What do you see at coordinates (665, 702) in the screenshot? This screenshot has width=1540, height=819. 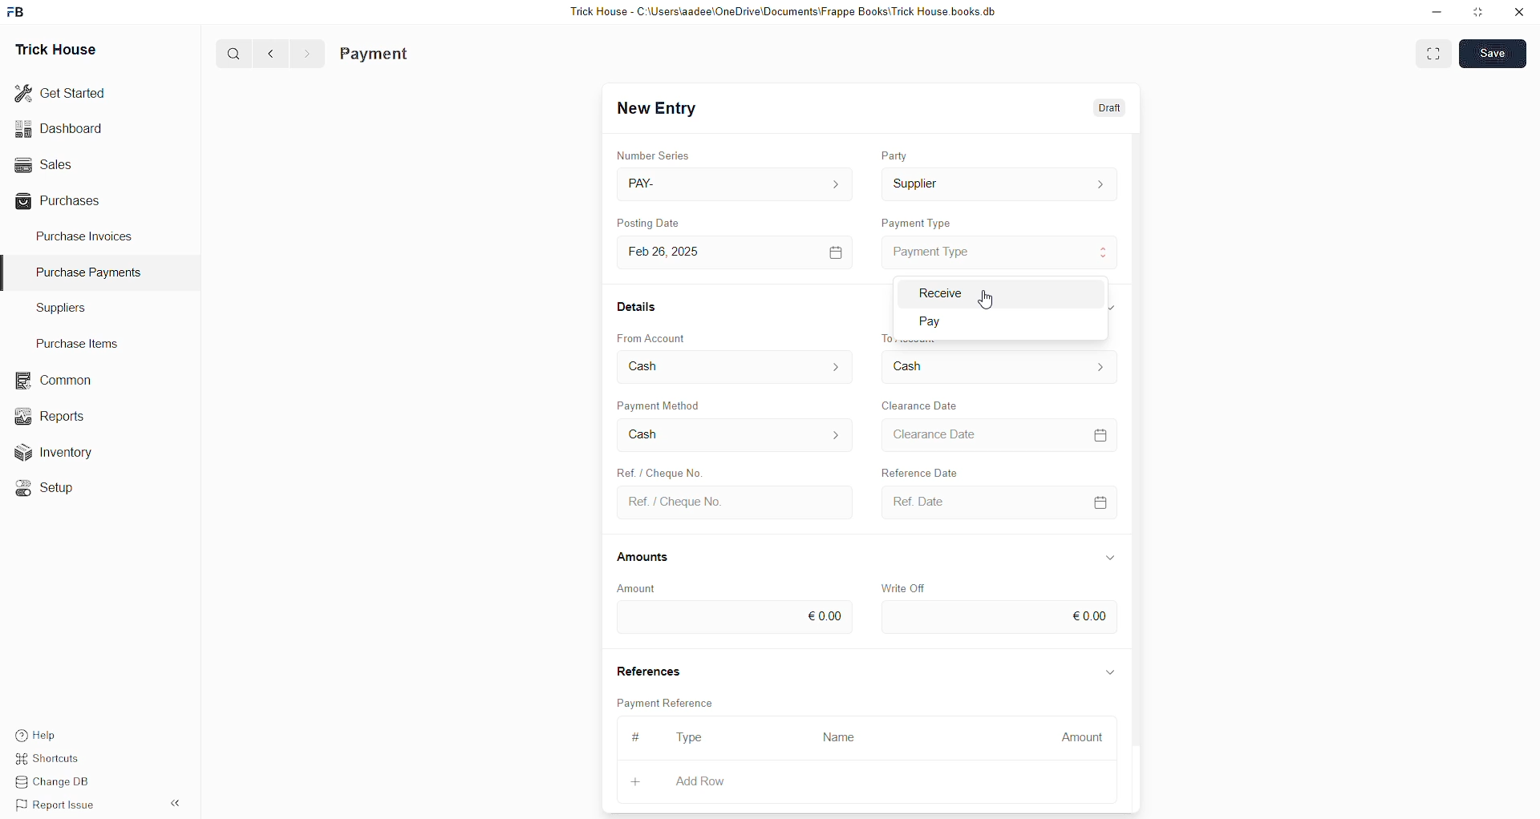 I see `Payment Reference` at bounding box center [665, 702].